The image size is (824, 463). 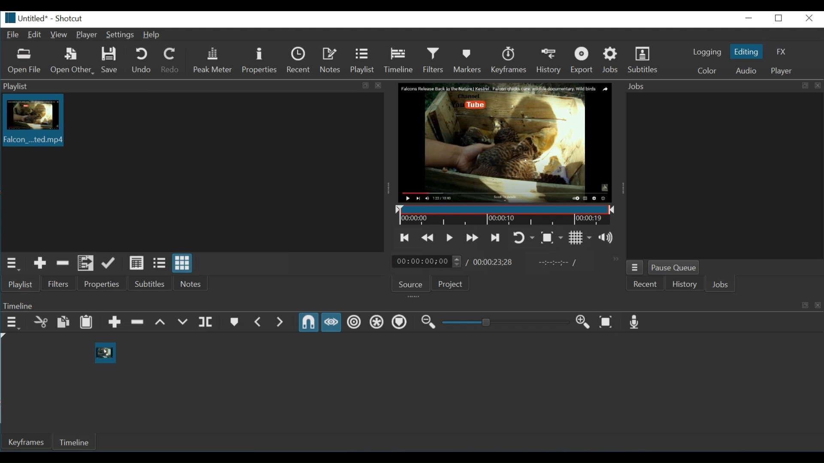 What do you see at coordinates (645, 59) in the screenshot?
I see `Subtitles` at bounding box center [645, 59].